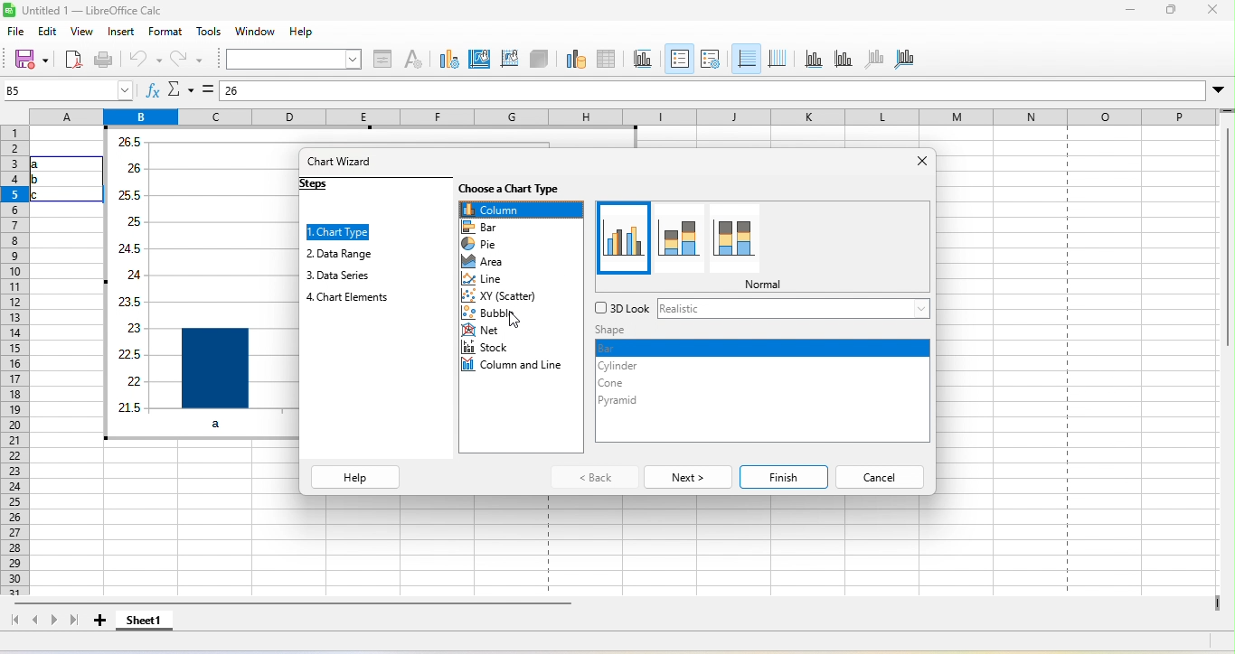 This screenshot has height=654, width=1235. I want to click on chart wall, so click(508, 58).